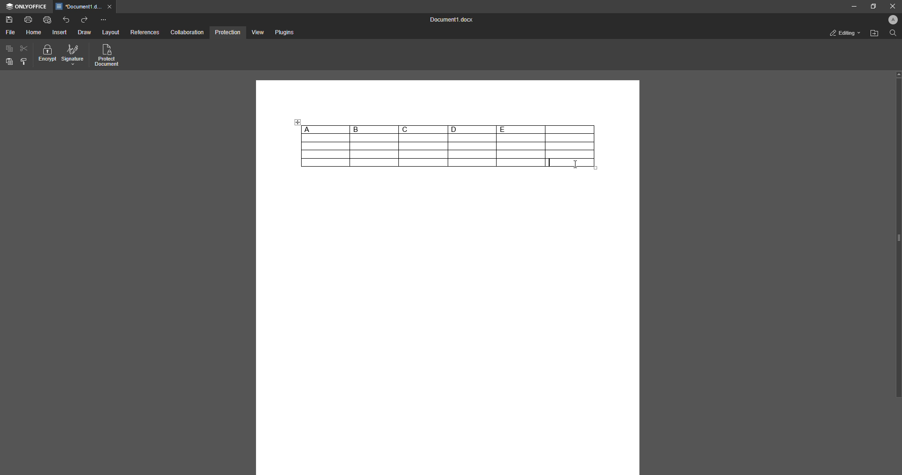 The image size is (902, 475). Describe the element at coordinates (325, 129) in the screenshot. I see `A` at that location.